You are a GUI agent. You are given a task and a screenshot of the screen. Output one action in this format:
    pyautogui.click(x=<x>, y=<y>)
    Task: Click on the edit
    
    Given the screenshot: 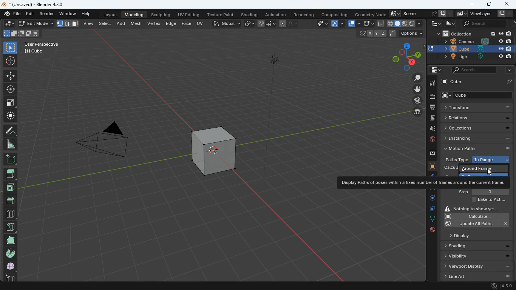 What is the action you would take?
    pyautogui.click(x=10, y=24)
    